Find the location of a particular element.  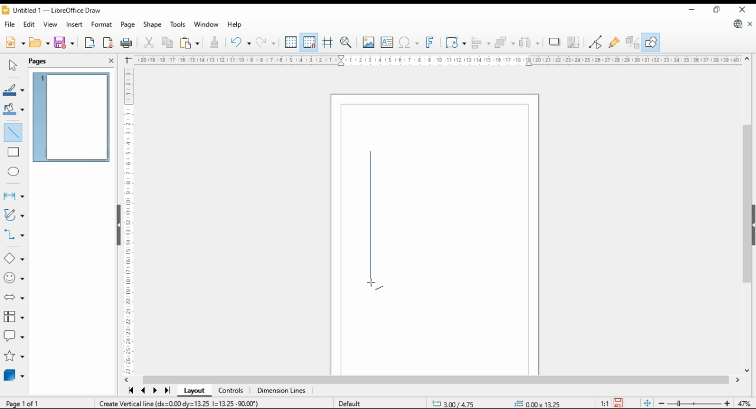

default is located at coordinates (354, 402).